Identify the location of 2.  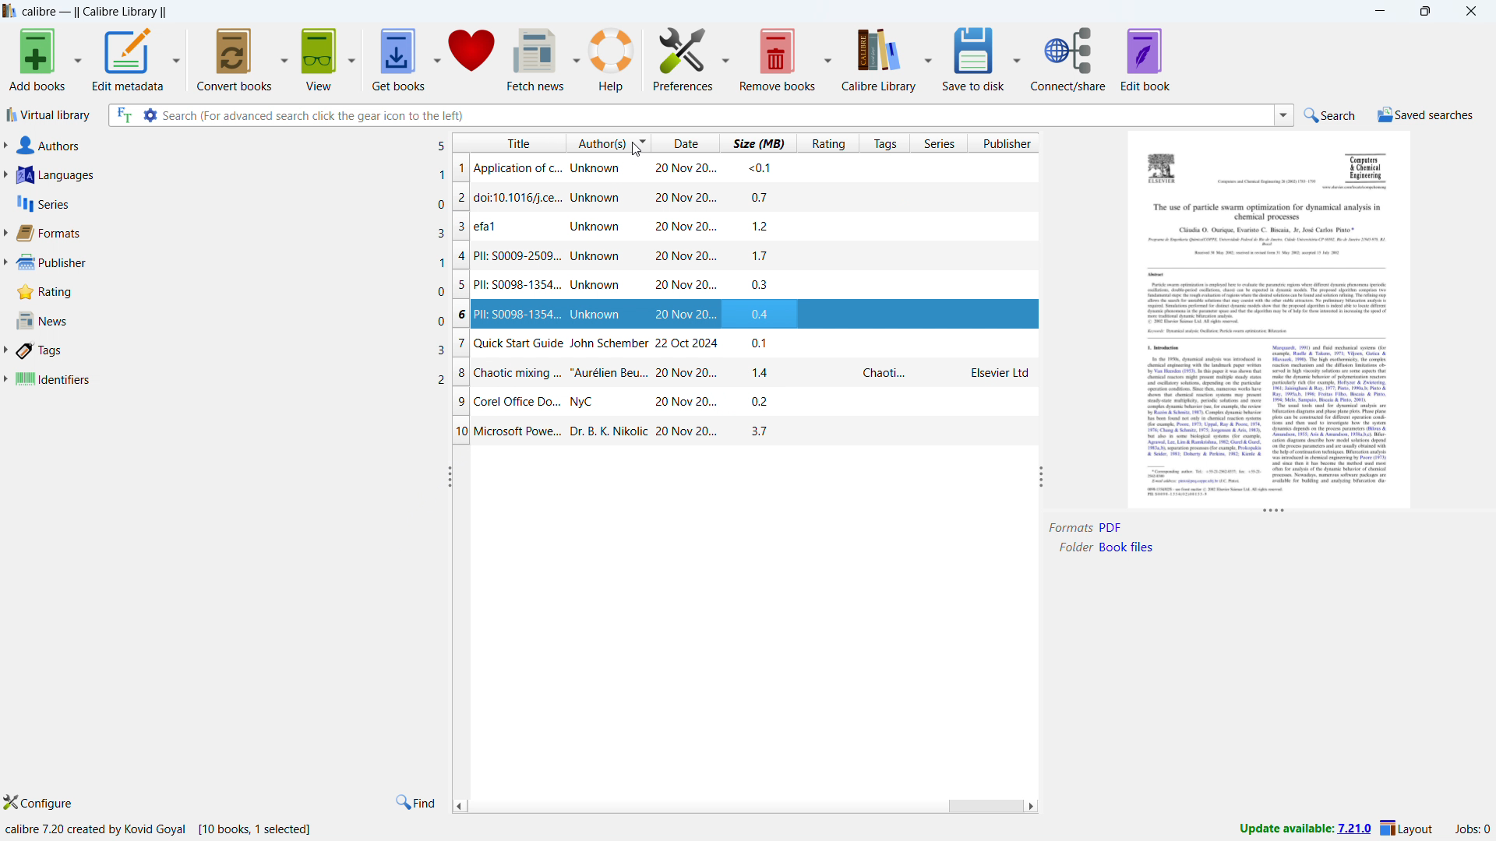
(460, 201).